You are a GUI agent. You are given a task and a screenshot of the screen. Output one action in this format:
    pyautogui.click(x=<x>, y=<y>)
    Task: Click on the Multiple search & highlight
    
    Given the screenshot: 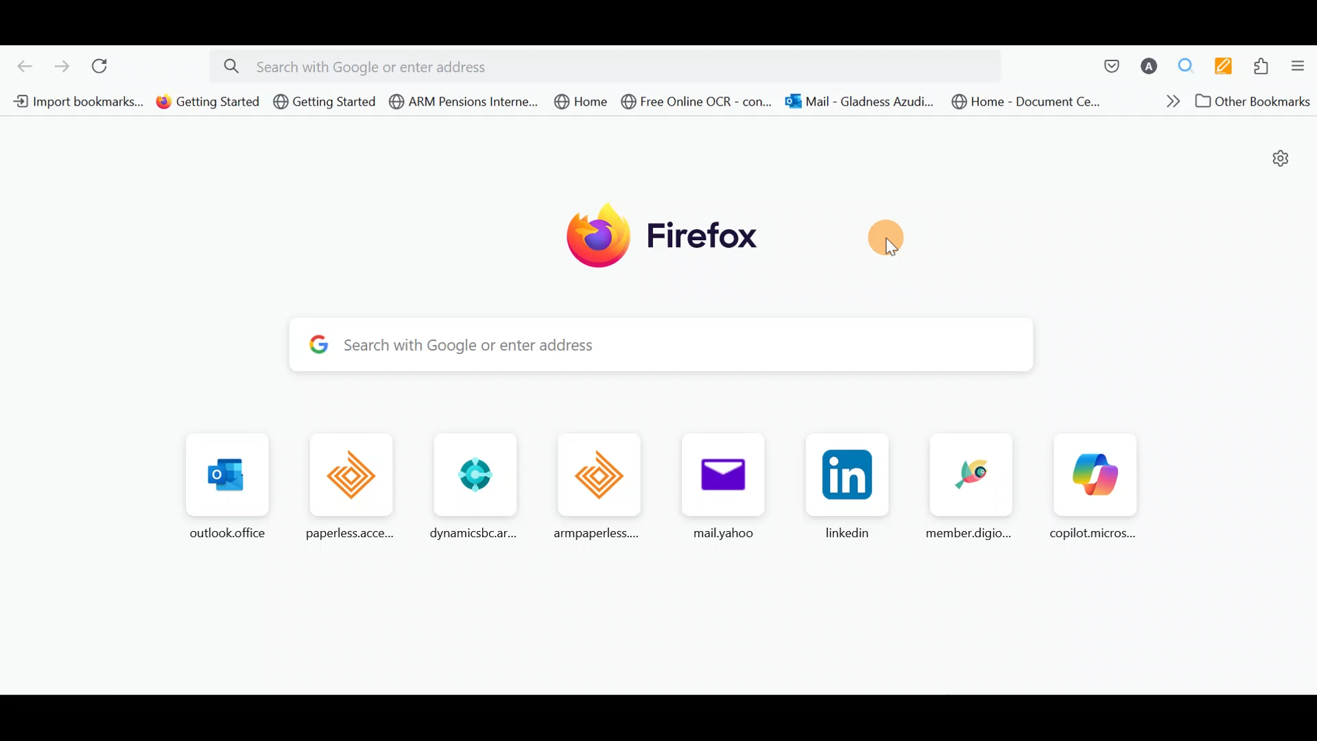 What is the action you would take?
    pyautogui.click(x=1187, y=62)
    